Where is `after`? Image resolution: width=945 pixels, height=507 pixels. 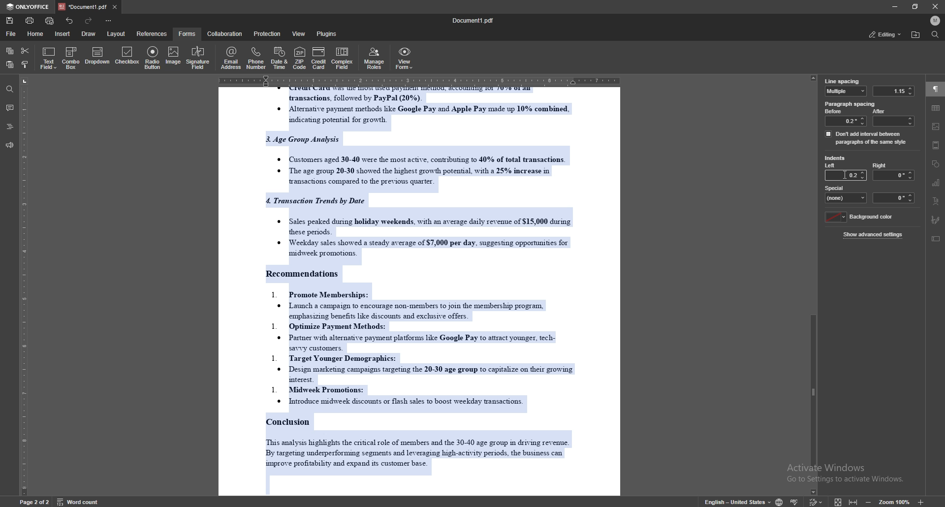 after is located at coordinates (892, 117).